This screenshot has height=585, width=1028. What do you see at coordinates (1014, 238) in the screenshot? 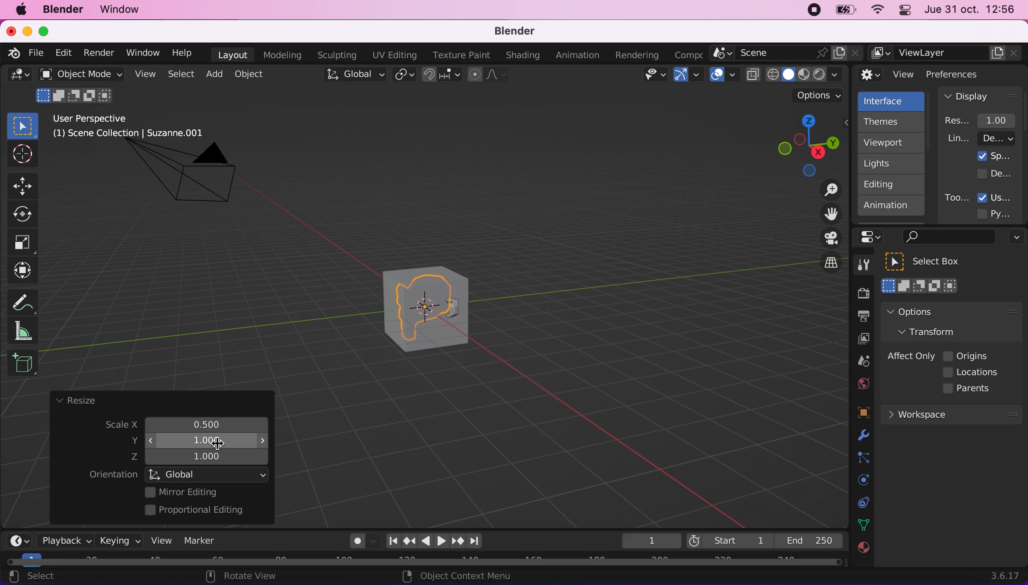
I see `options` at bounding box center [1014, 238].